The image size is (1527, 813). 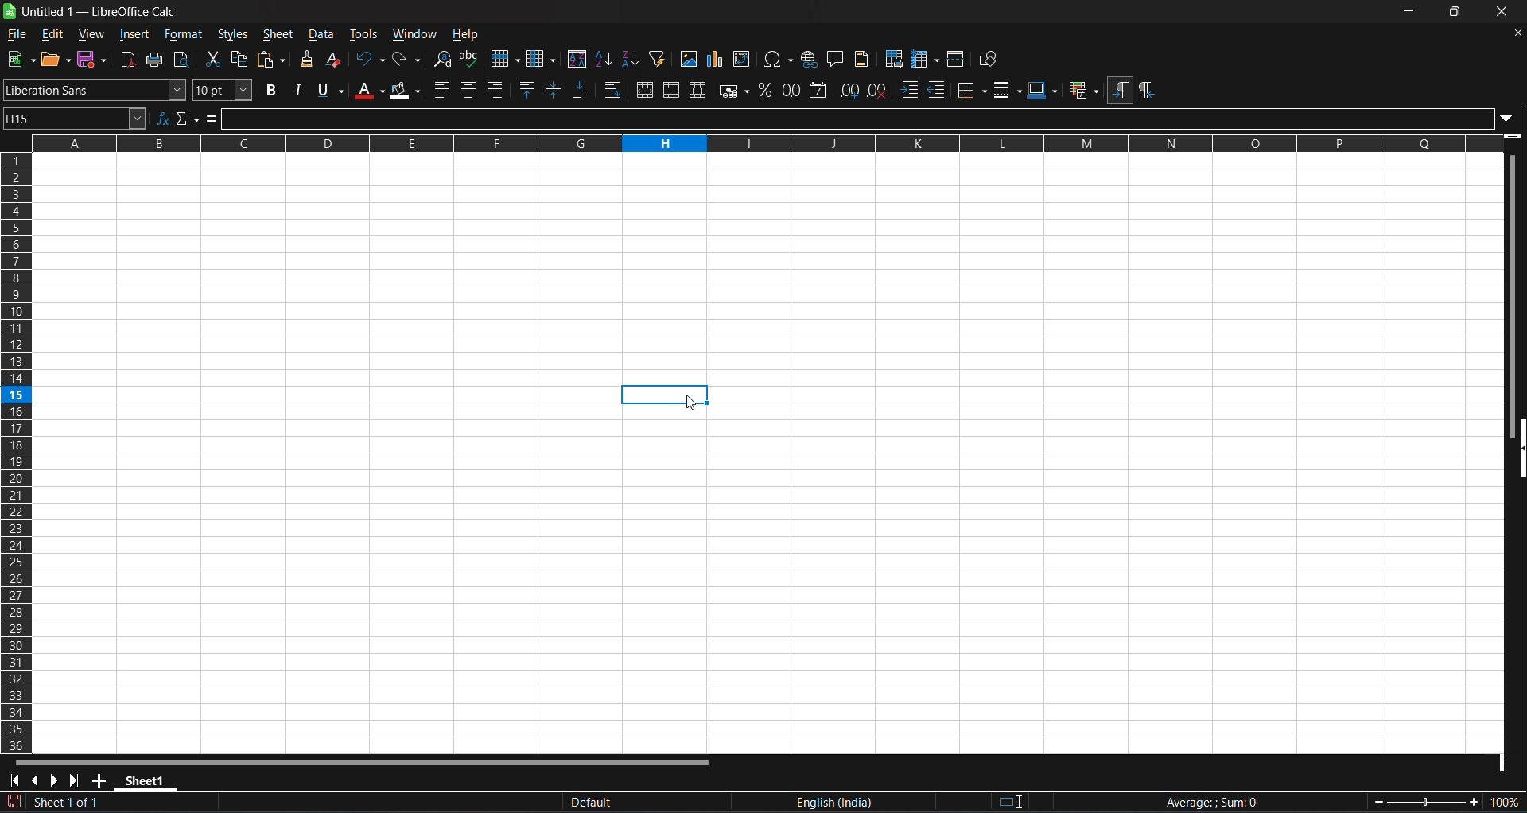 What do you see at coordinates (187, 118) in the screenshot?
I see `select function` at bounding box center [187, 118].